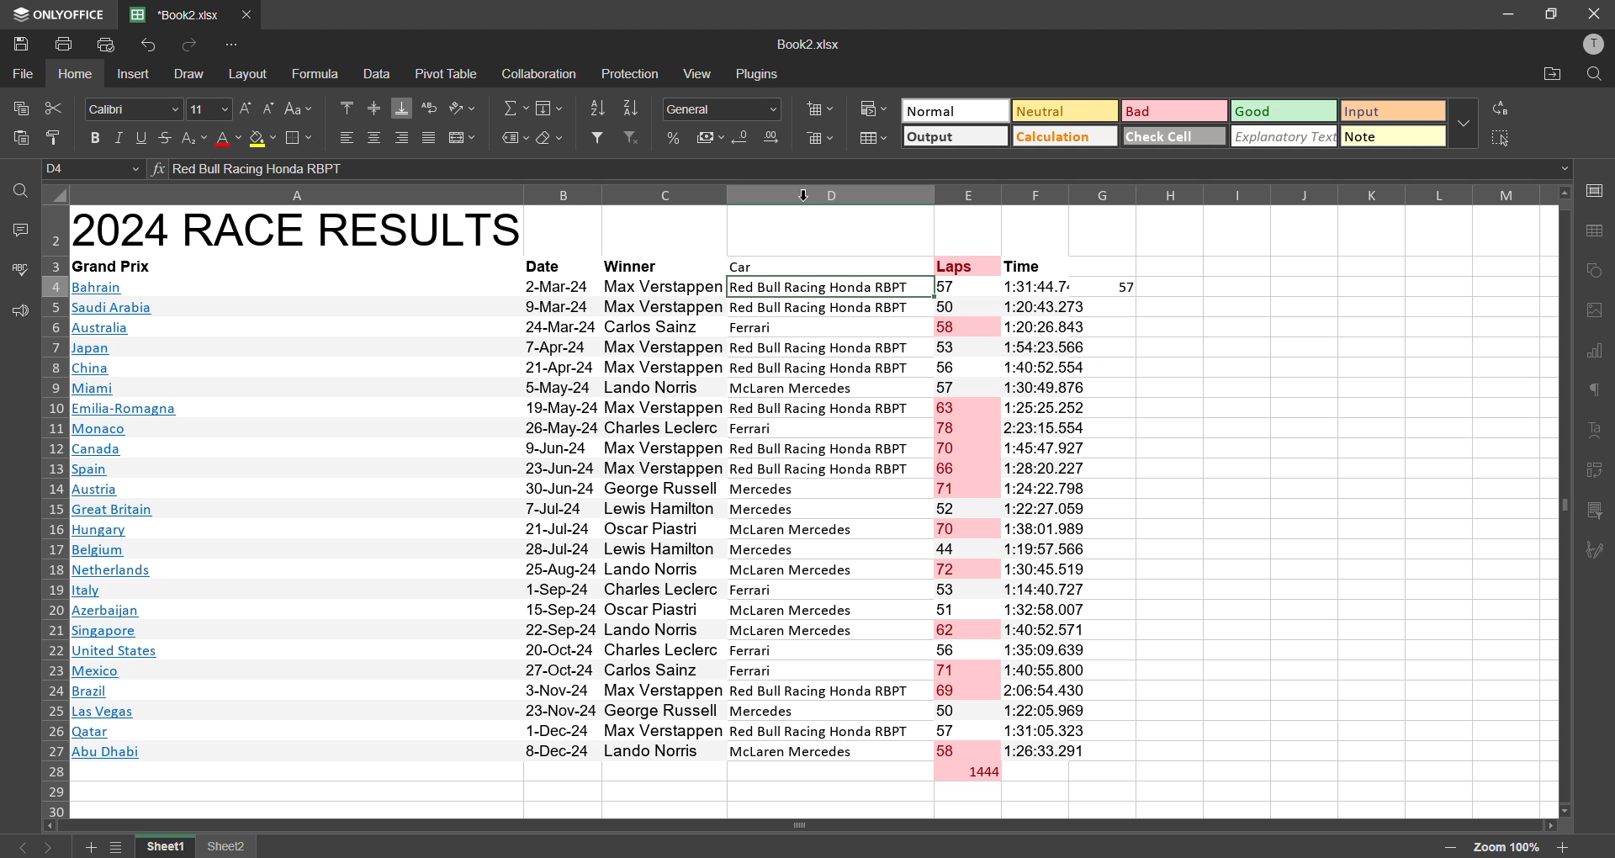 This screenshot has height=858, width=1615. I want to click on percent, so click(675, 139).